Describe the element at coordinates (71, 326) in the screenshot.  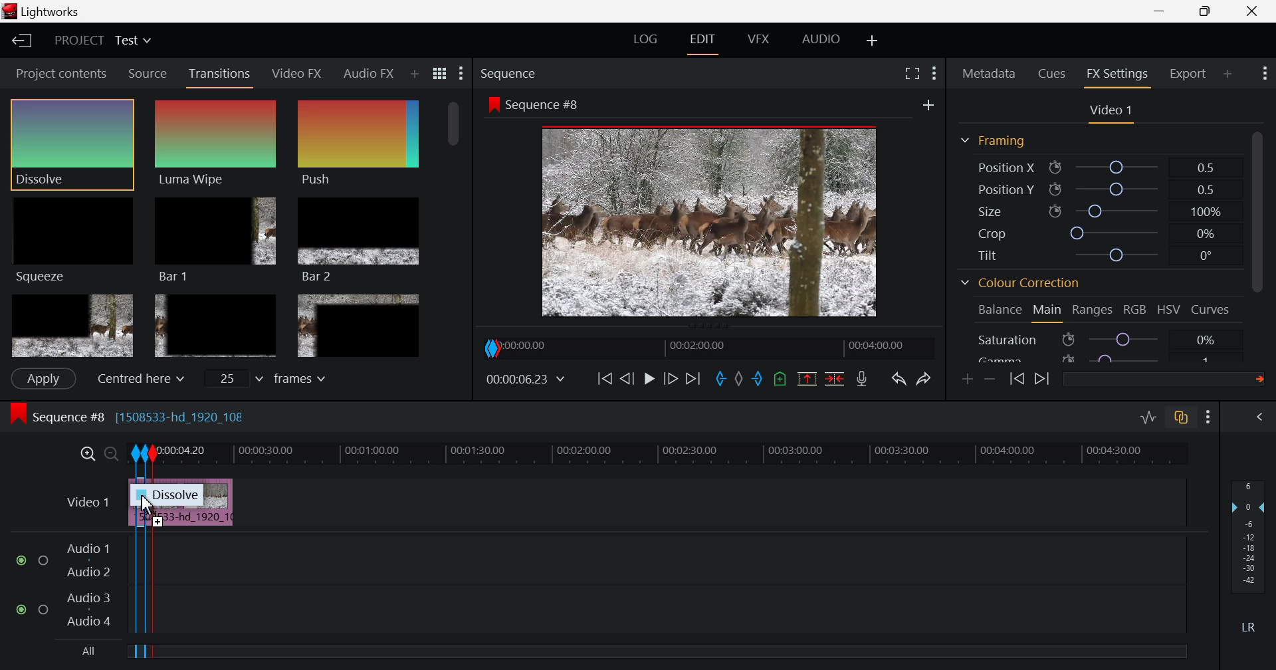
I see `Box 4` at that location.